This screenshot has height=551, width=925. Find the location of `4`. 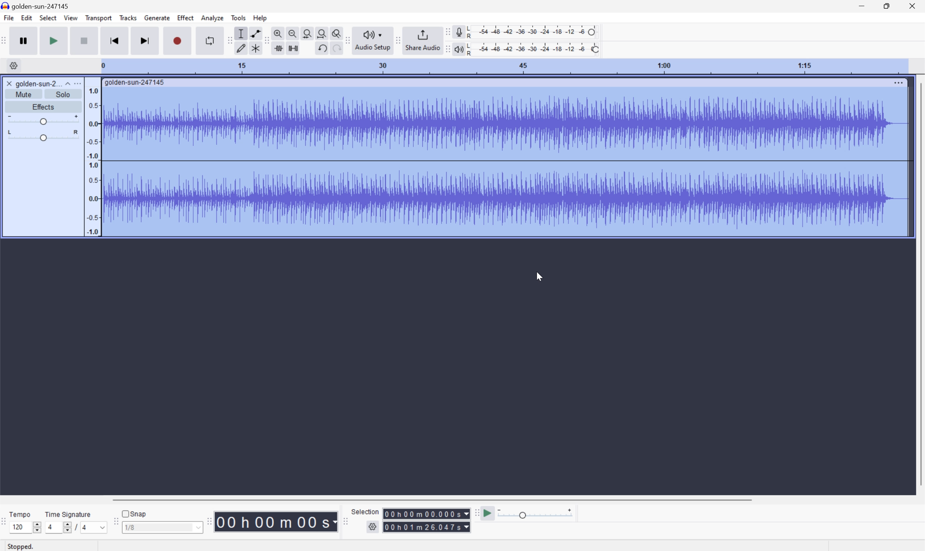

4 is located at coordinates (57, 527).